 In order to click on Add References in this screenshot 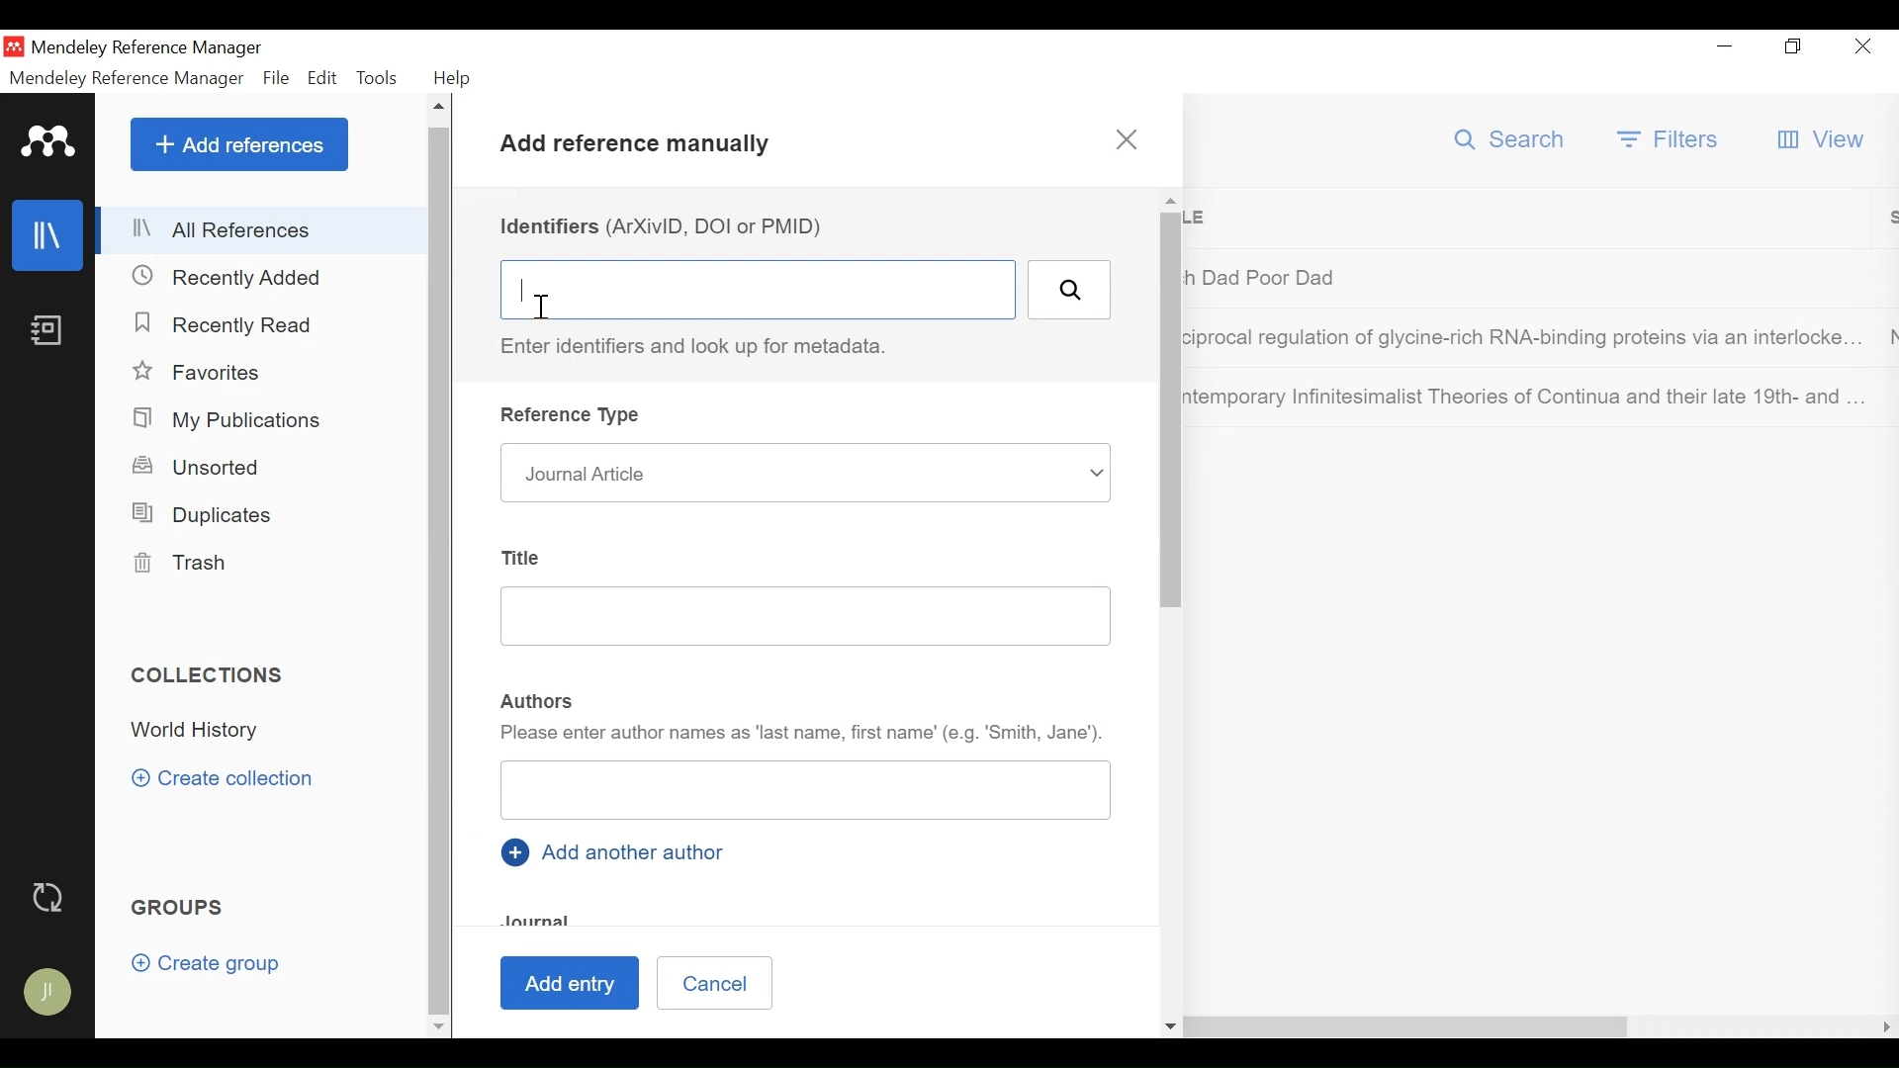, I will do `click(239, 143)`.